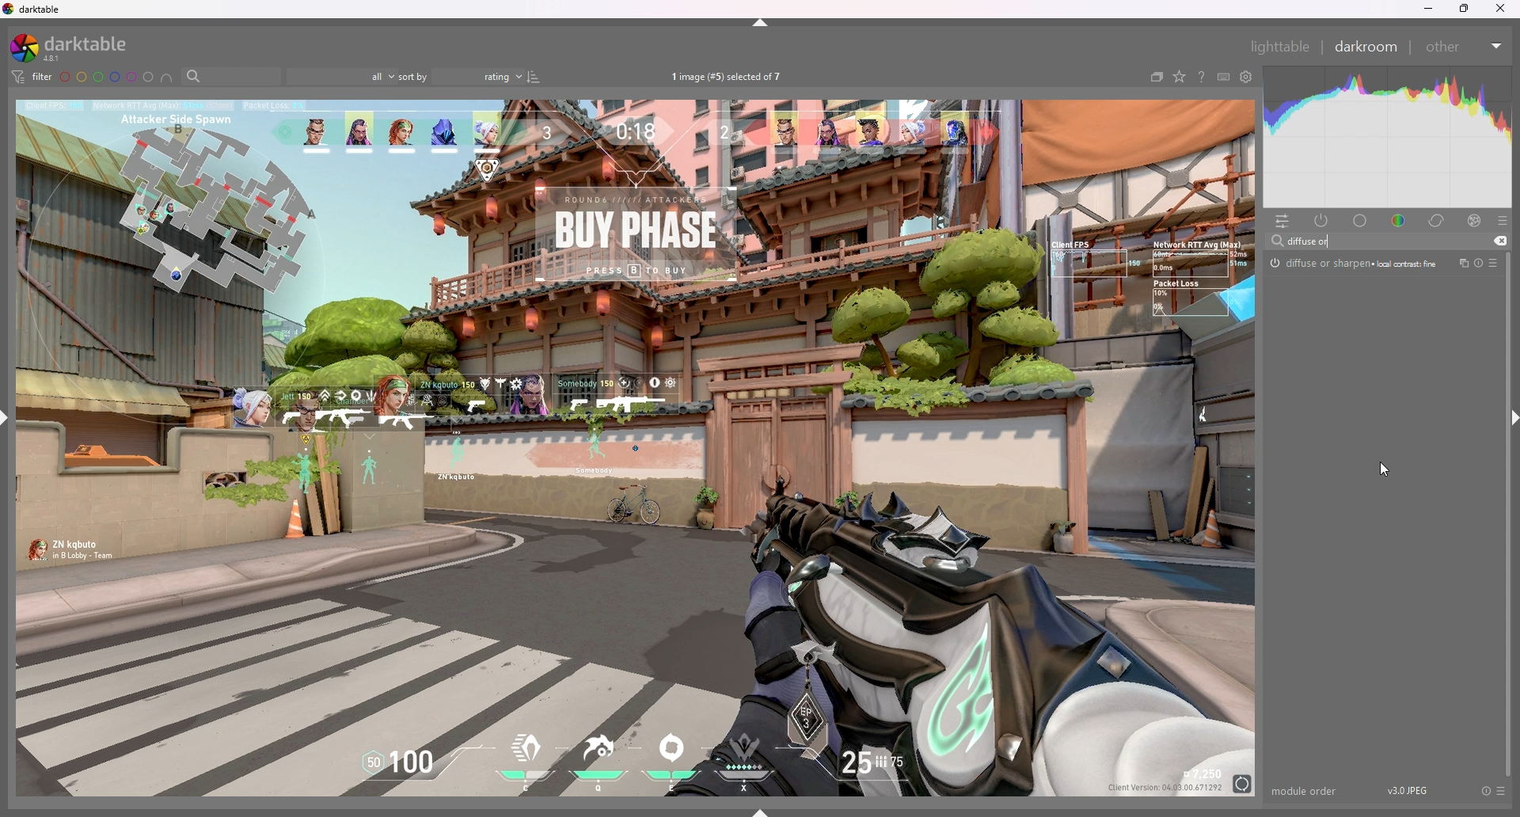  I want to click on reset, so click(1477, 264).